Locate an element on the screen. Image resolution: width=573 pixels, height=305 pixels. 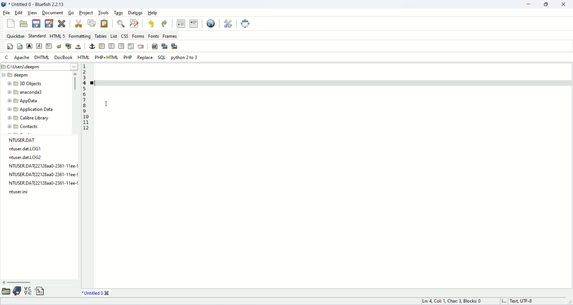
python 2 to 3 is located at coordinates (187, 58).